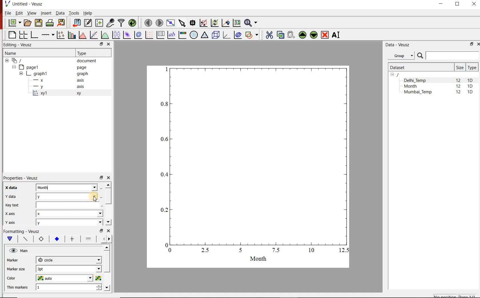  Describe the element at coordinates (76, 23) in the screenshot. I see `import data into Veusz` at that location.